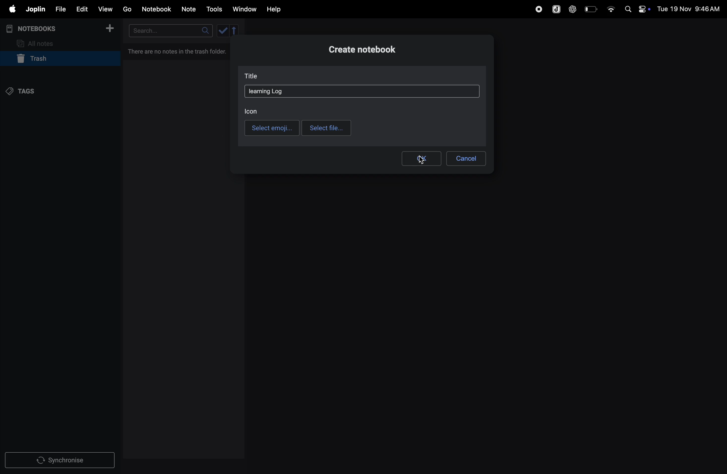 Image resolution: width=727 pixels, height=474 pixels. What do you see at coordinates (213, 9) in the screenshot?
I see `tools` at bounding box center [213, 9].